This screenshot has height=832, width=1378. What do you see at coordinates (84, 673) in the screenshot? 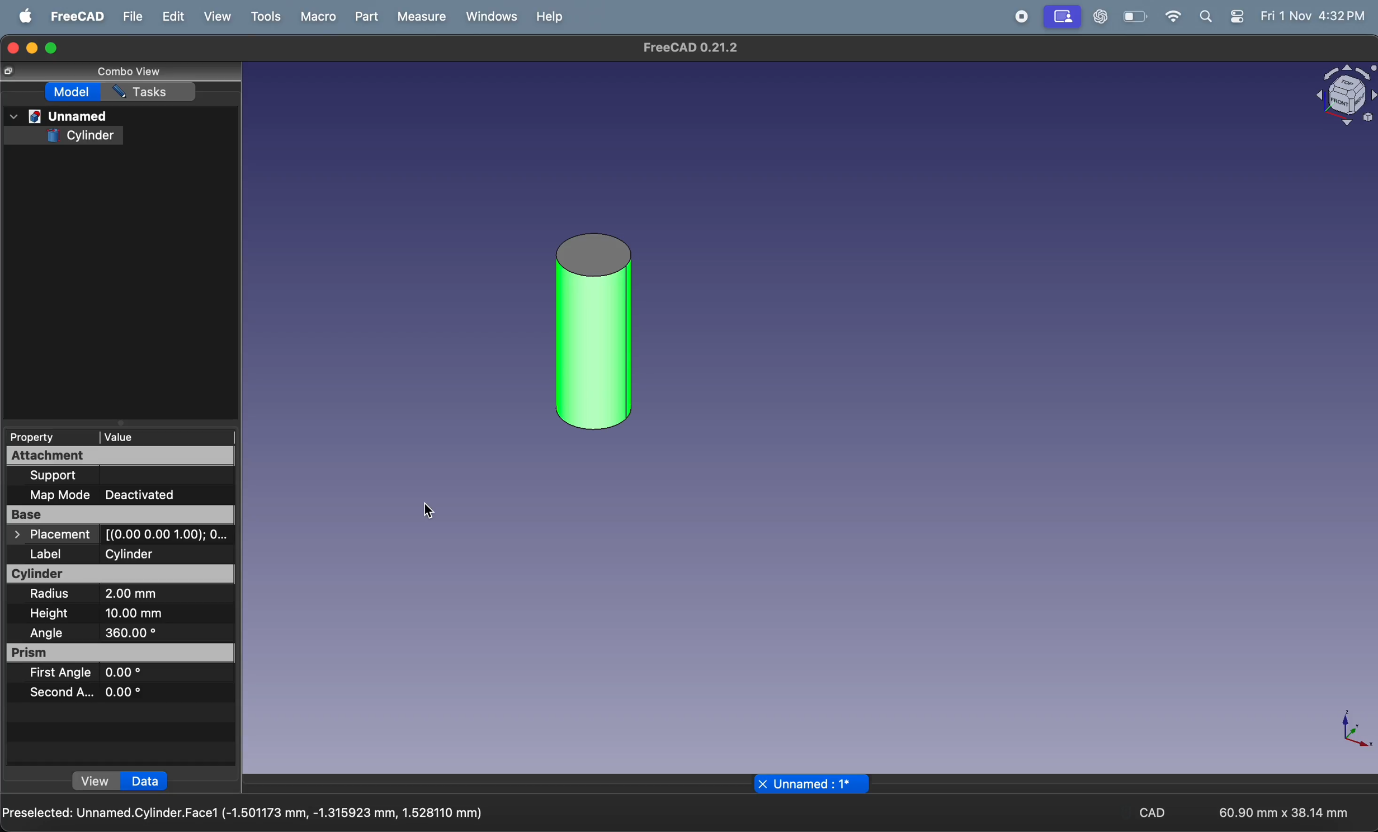
I see `first angle 0.00°` at bounding box center [84, 673].